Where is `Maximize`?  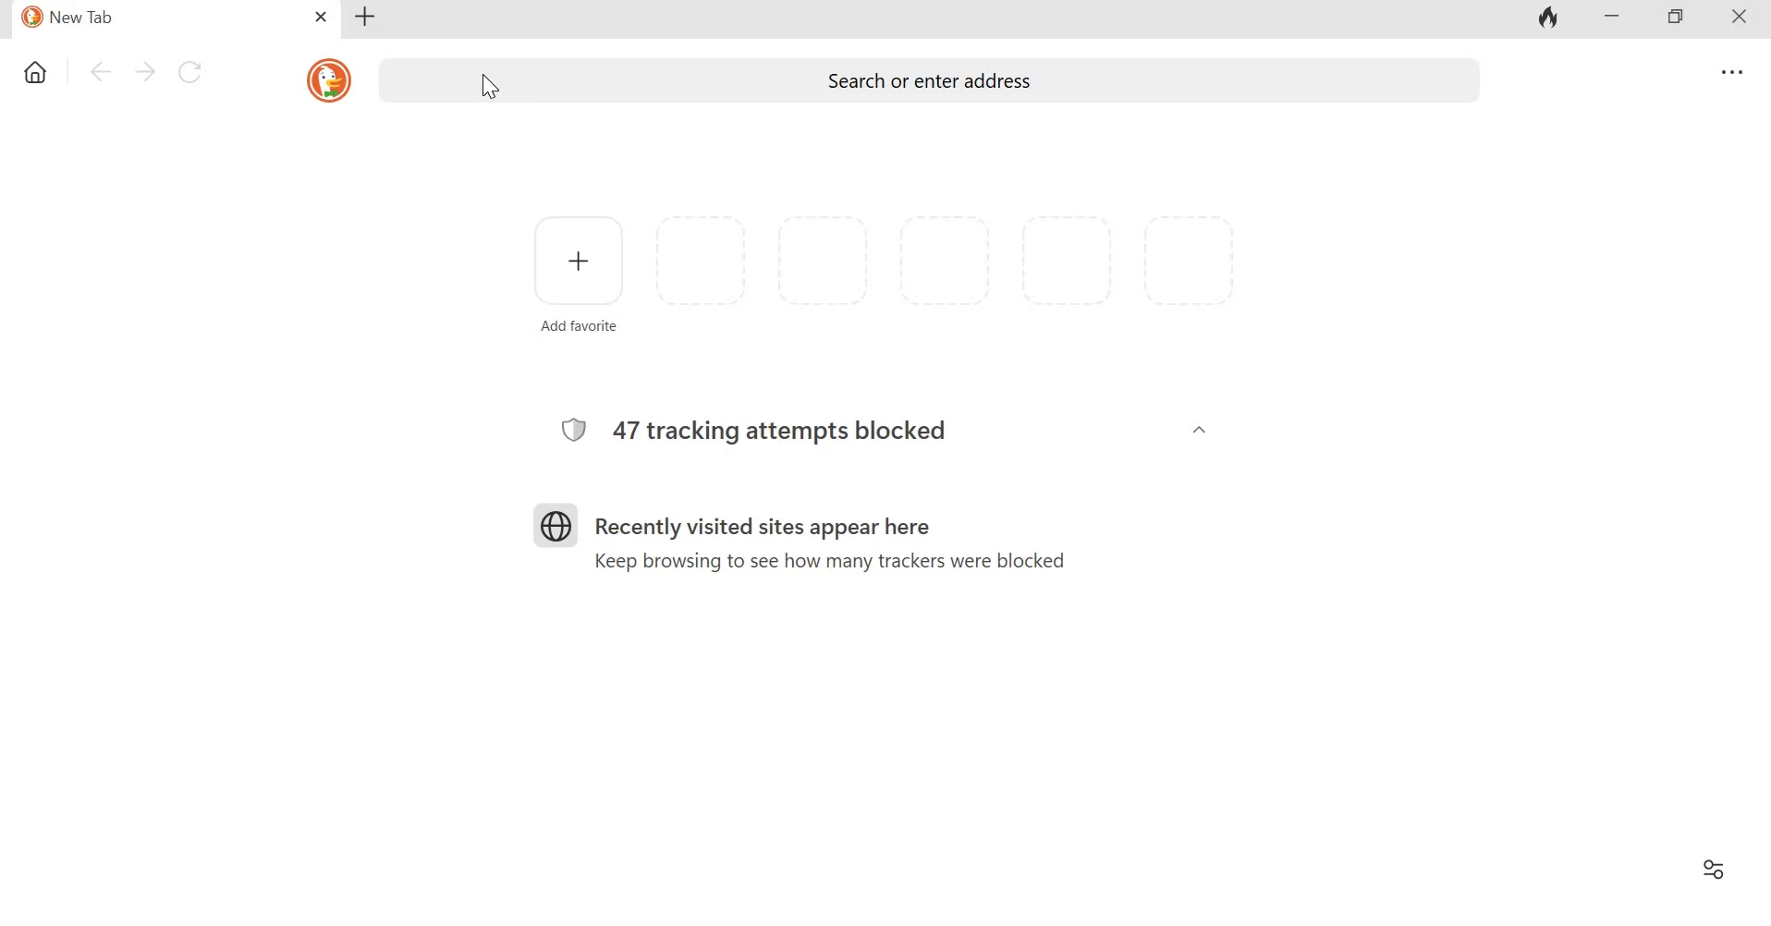
Maximize is located at coordinates (1678, 17).